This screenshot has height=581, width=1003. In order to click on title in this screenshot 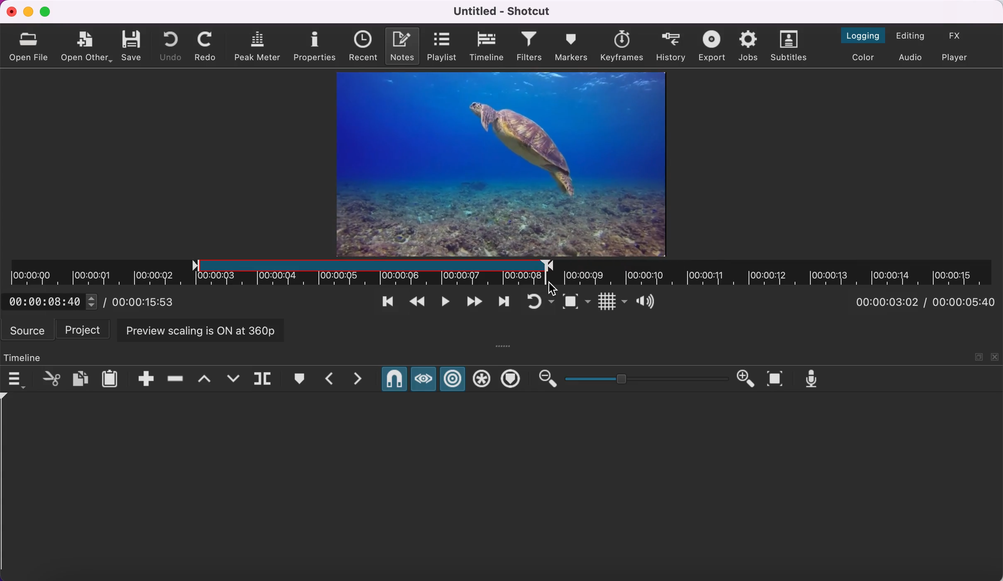, I will do `click(507, 12)`.